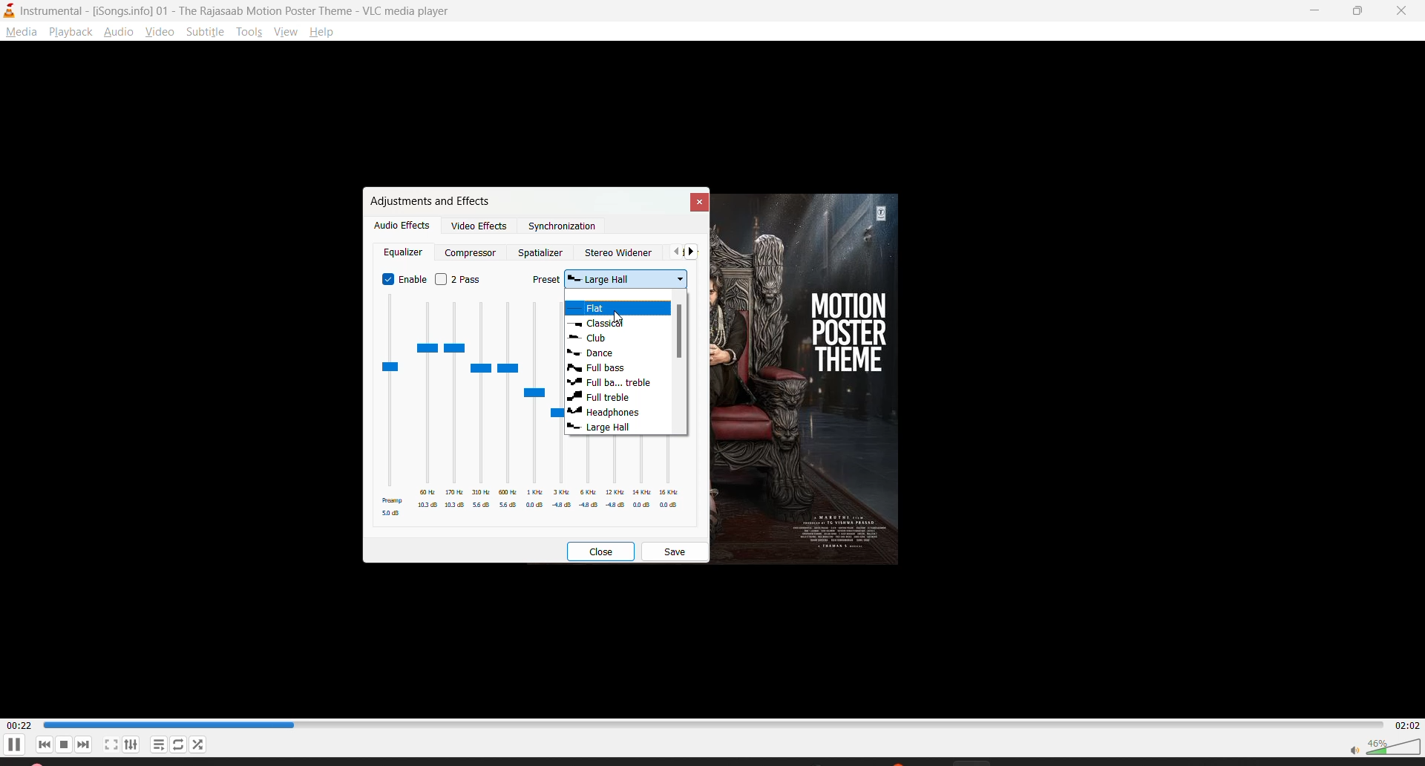  I want to click on loop, so click(179, 743).